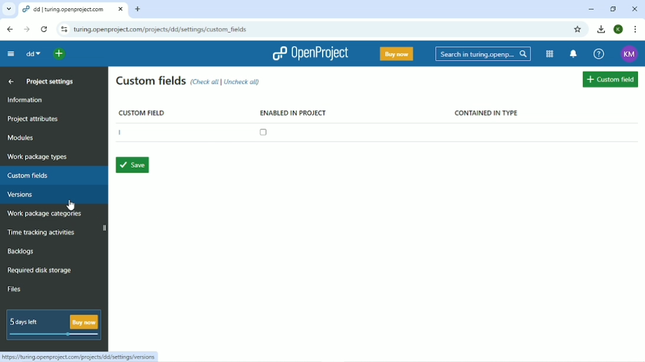 This screenshot has width=645, height=362. Describe the element at coordinates (58, 54) in the screenshot. I see `Select a project` at that location.